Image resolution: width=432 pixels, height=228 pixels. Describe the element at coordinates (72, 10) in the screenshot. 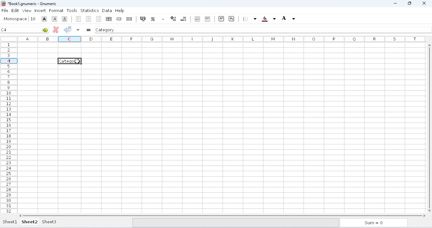

I see `tools` at that location.